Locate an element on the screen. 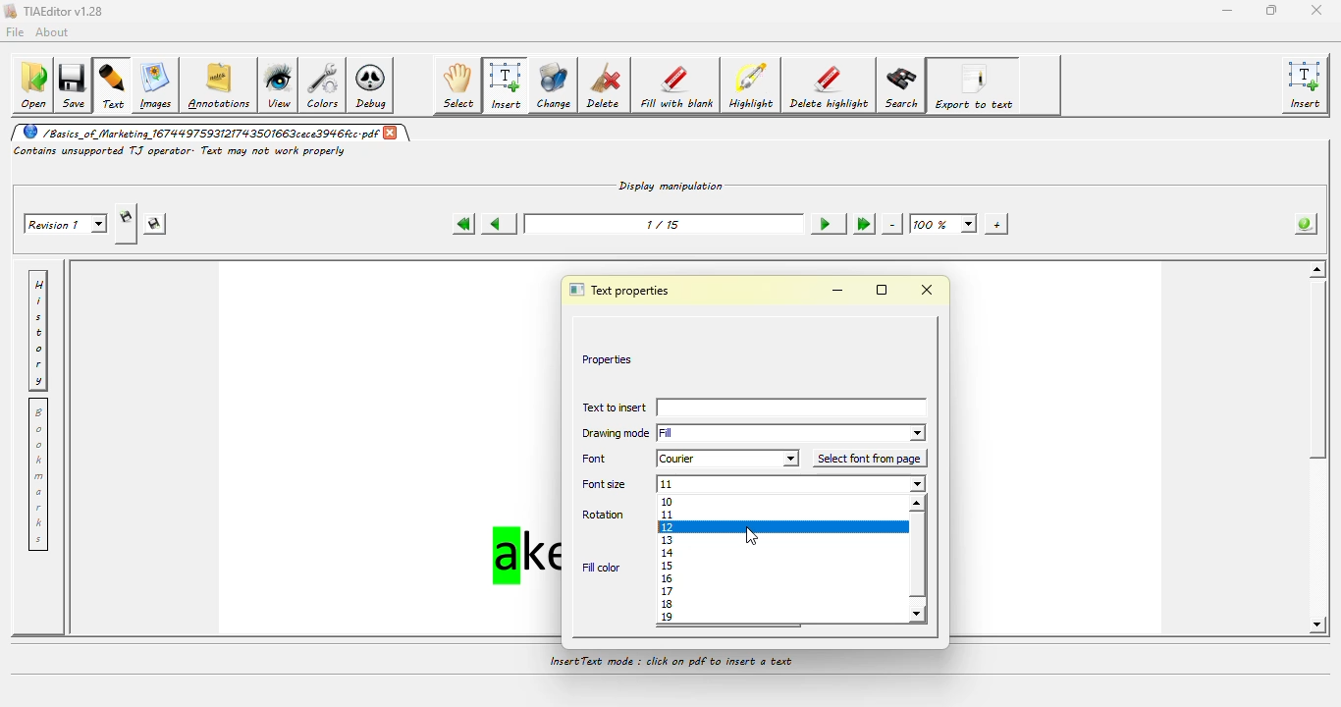  open is located at coordinates (32, 85).